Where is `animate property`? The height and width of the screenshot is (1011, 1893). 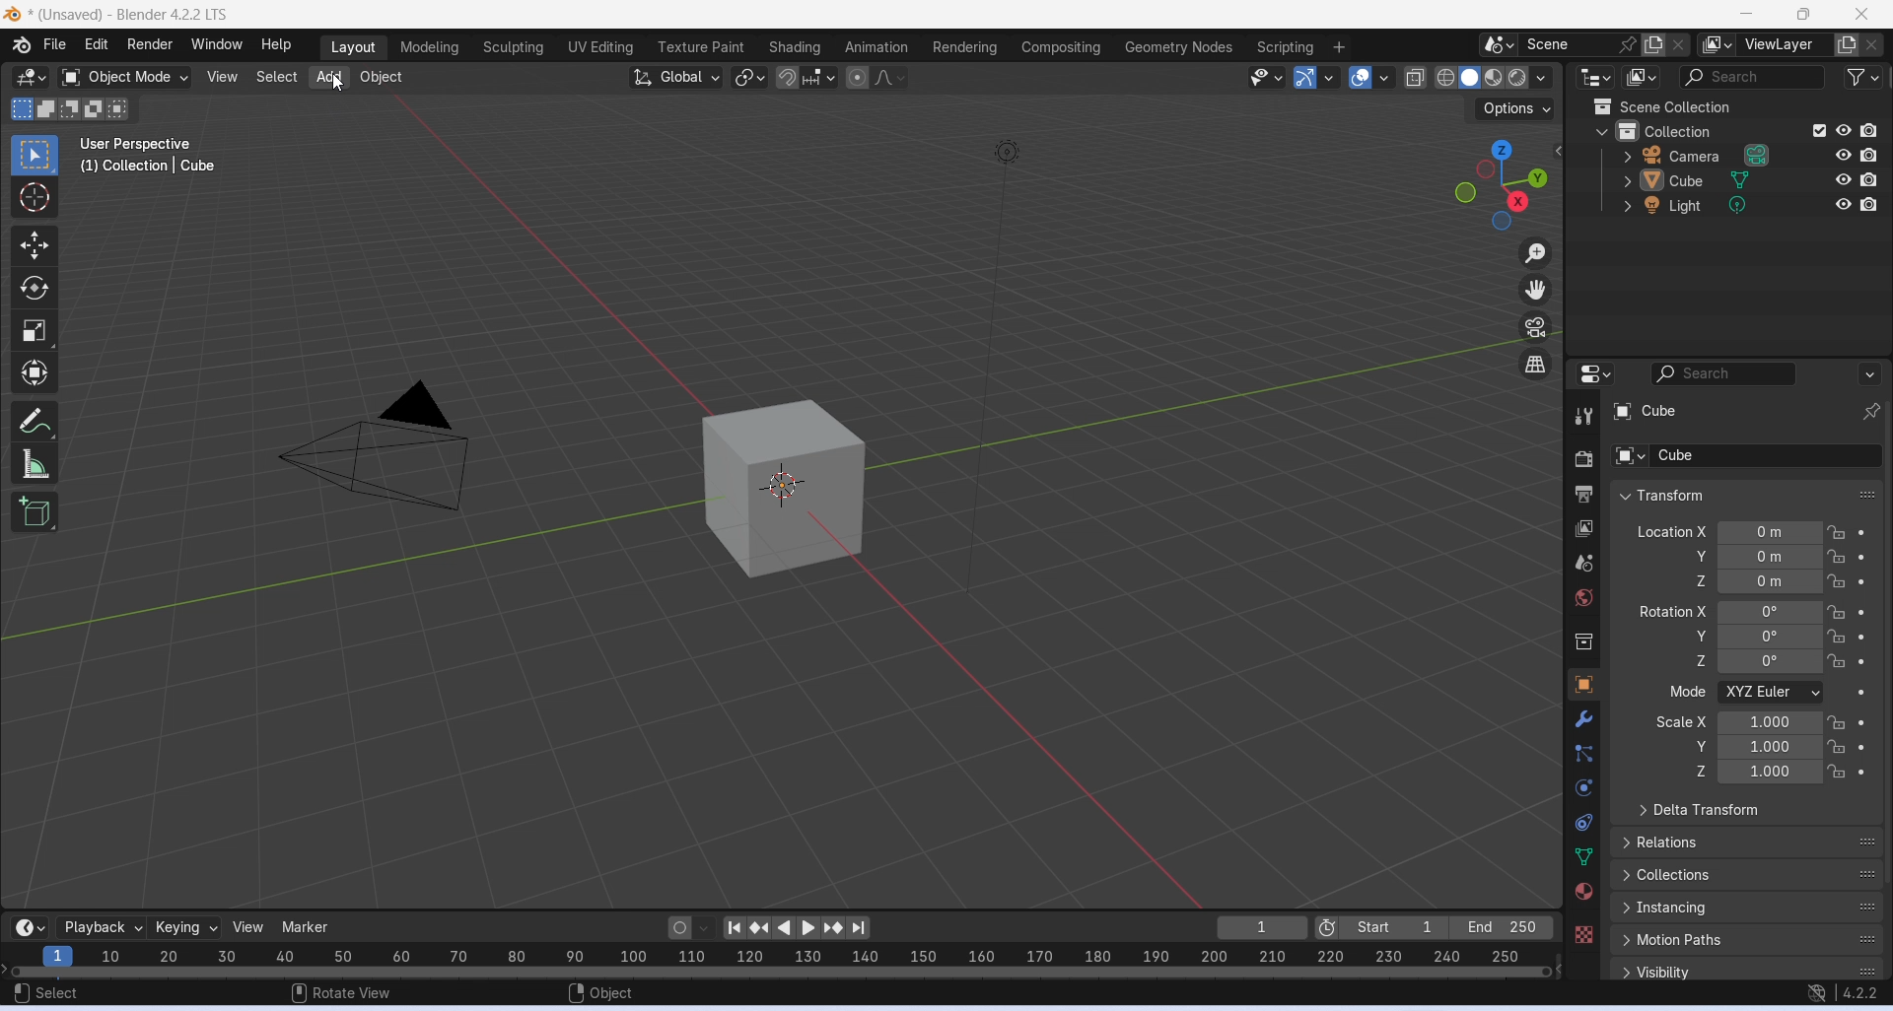 animate property is located at coordinates (1862, 581).